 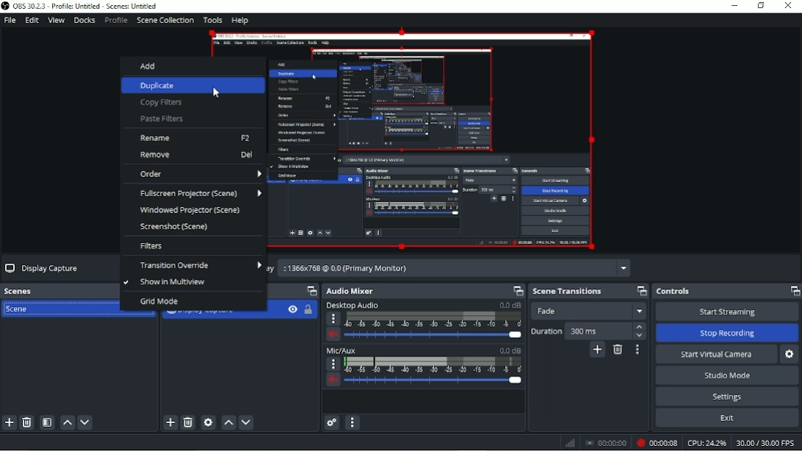 What do you see at coordinates (727, 419) in the screenshot?
I see `Exit` at bounding box center [727, 419].